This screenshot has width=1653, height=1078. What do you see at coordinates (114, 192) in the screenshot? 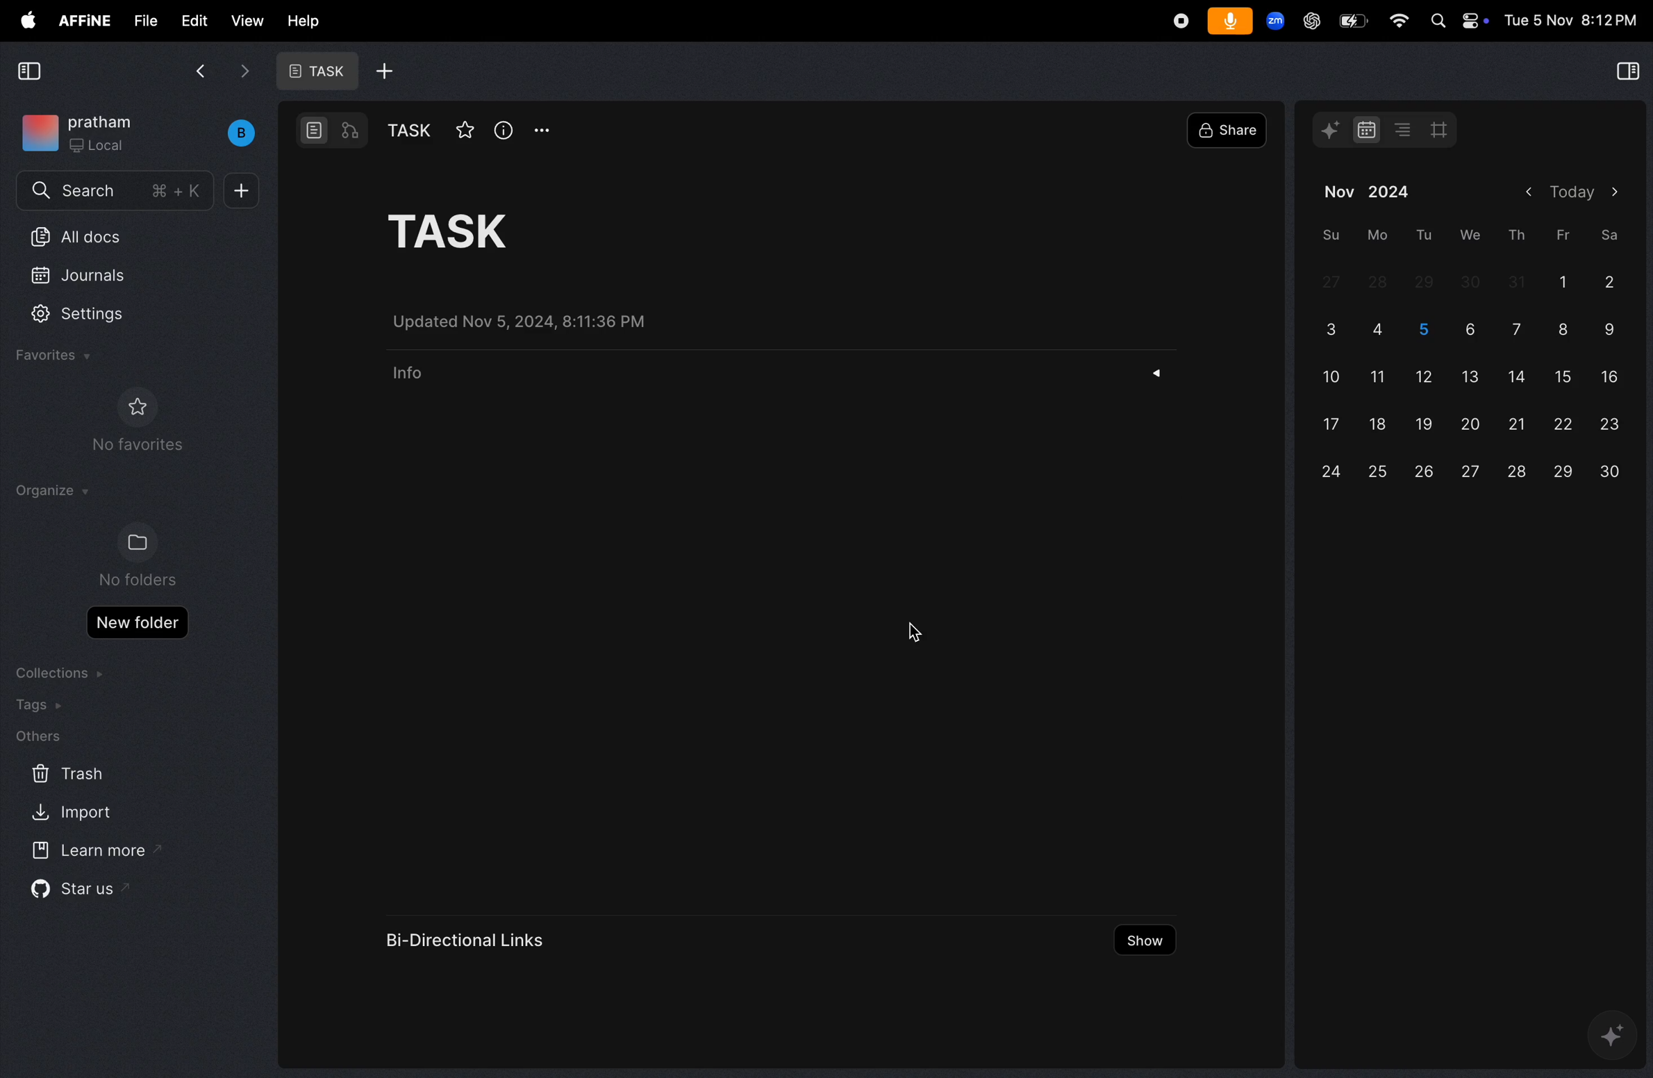
I see `search` at bounding box center [114, 192].